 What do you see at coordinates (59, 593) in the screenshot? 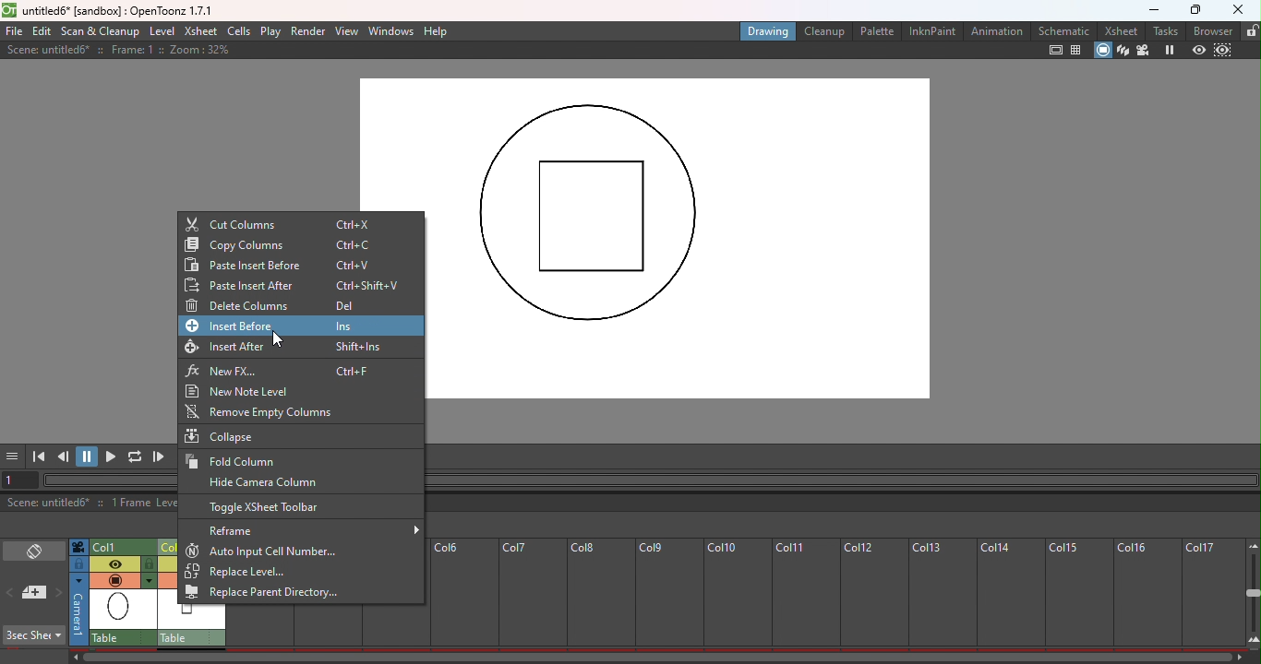
I see `Next memo` at bounding box center [59, 593].